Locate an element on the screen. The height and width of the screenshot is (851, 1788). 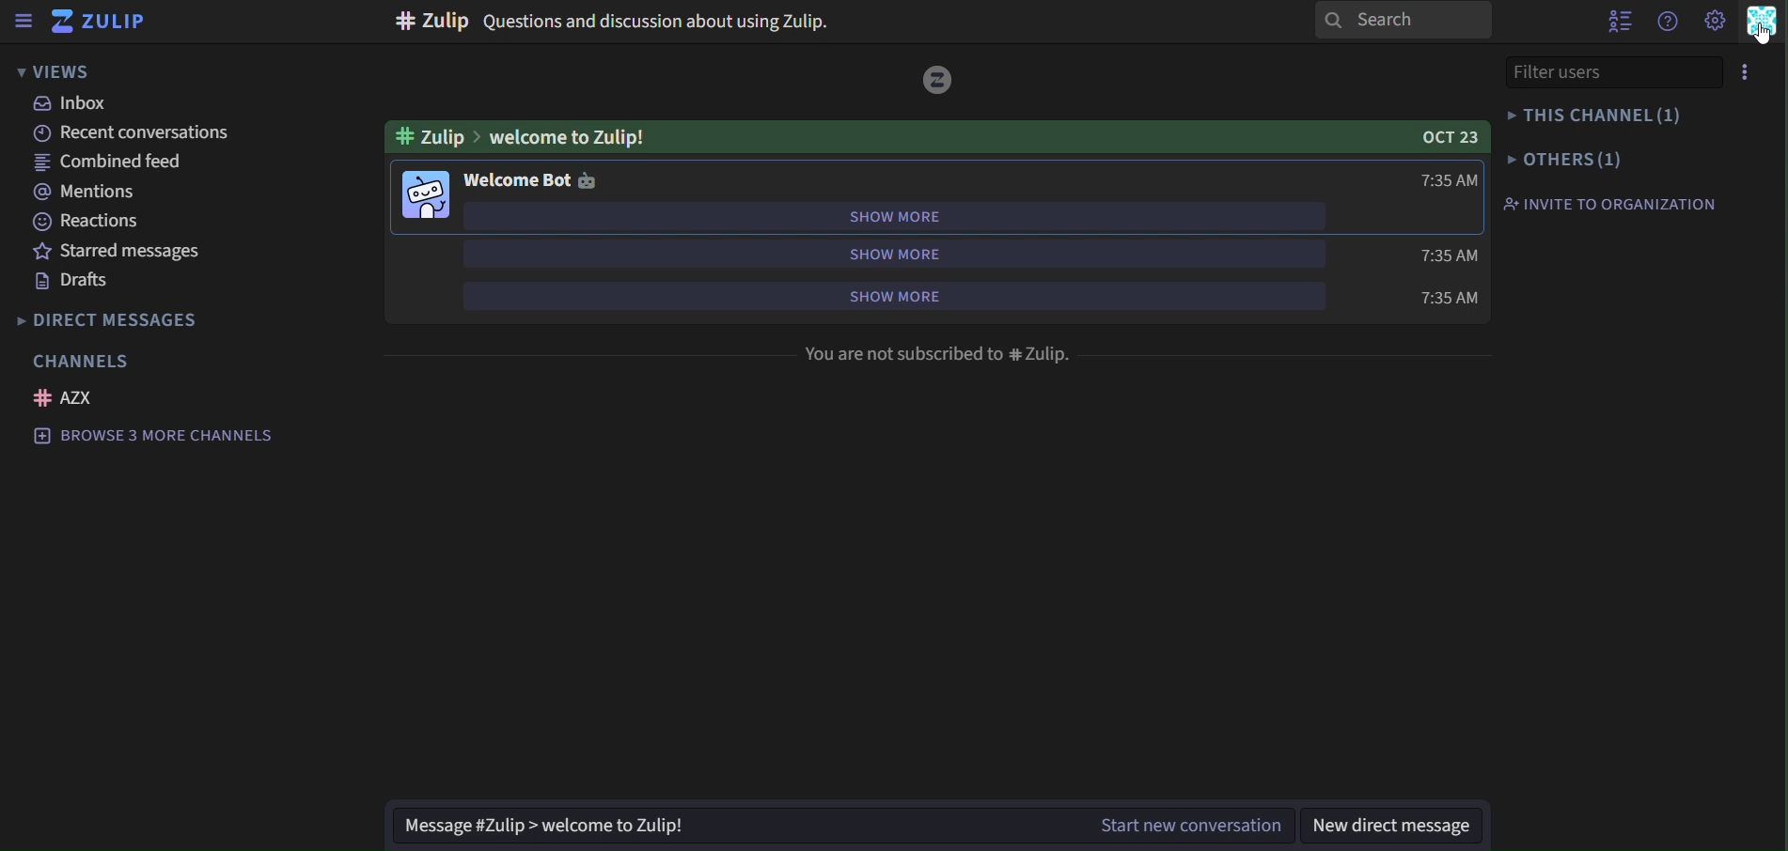
filter users is located at coordinates (1577, 71).